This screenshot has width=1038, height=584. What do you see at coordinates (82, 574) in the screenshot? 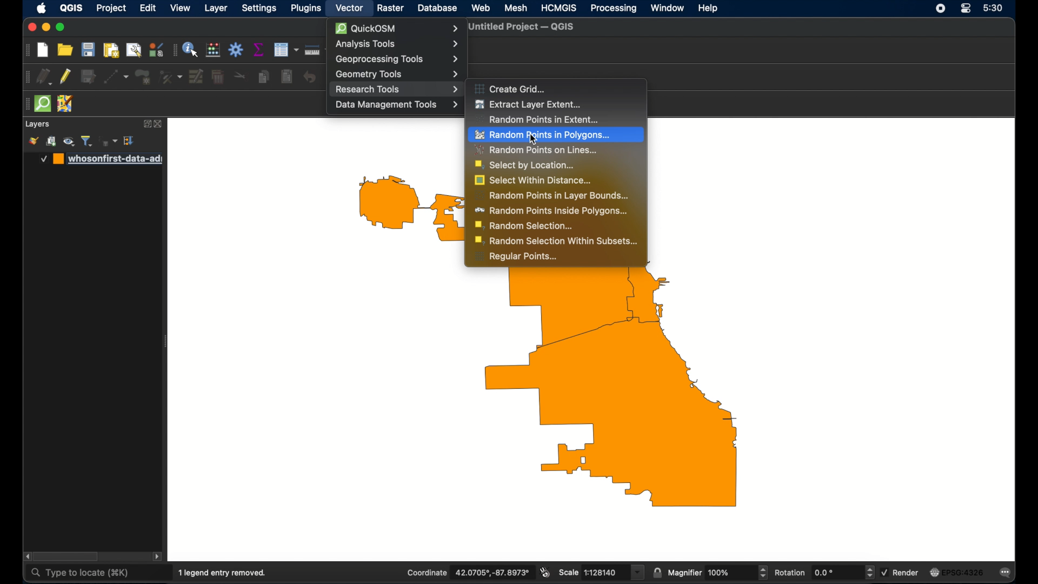
I see `type to locate` at bounding box center [82, 574].